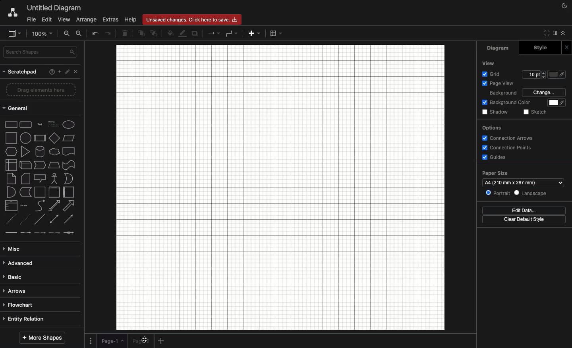 The width and height of the screenshot is (572, 348). Describe the element at coordinates (139, 341) in the screenshot. I see `Page 2` at that location.